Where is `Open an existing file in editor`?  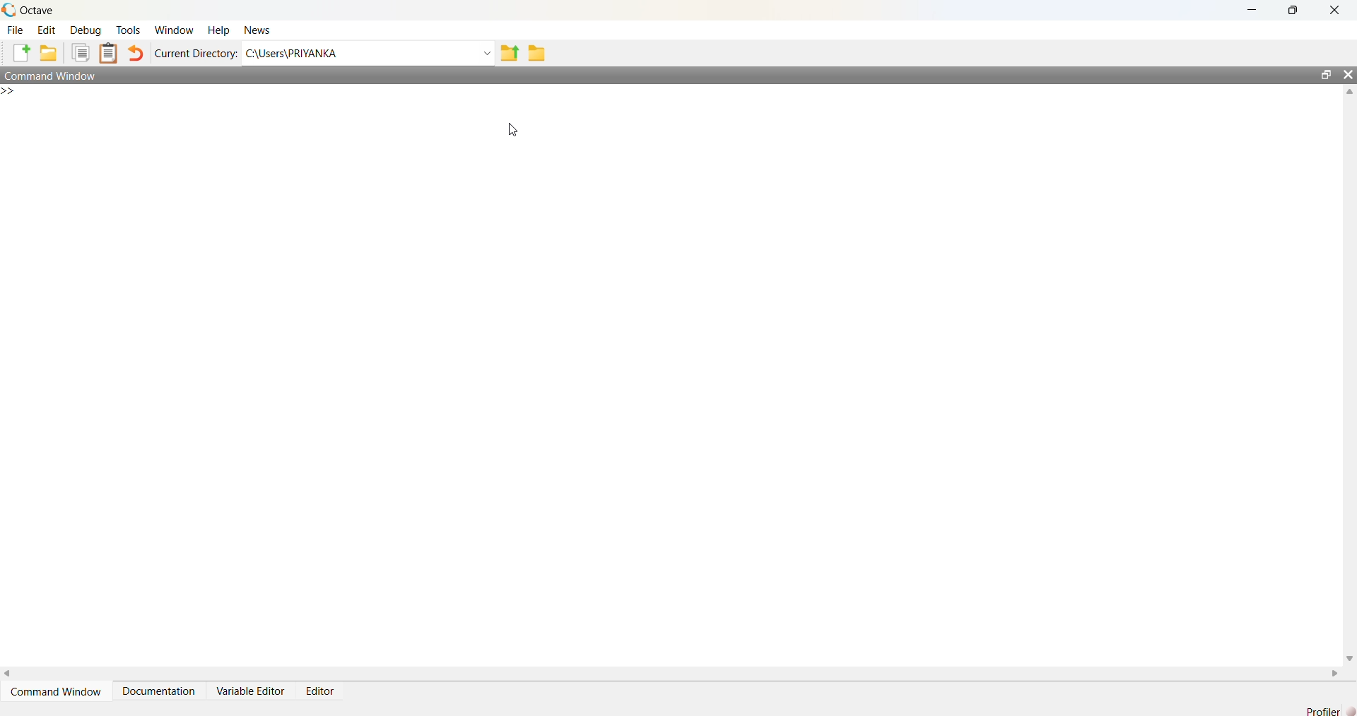
Open an existing file in editor is located at coordinates (47, 53).